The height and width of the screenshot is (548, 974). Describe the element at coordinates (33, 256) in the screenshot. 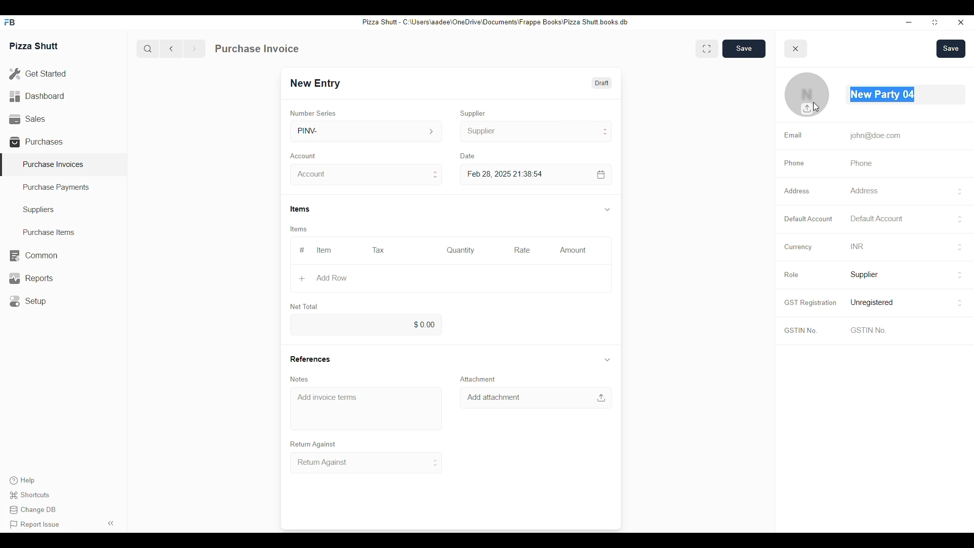

I see `Common` at that location.